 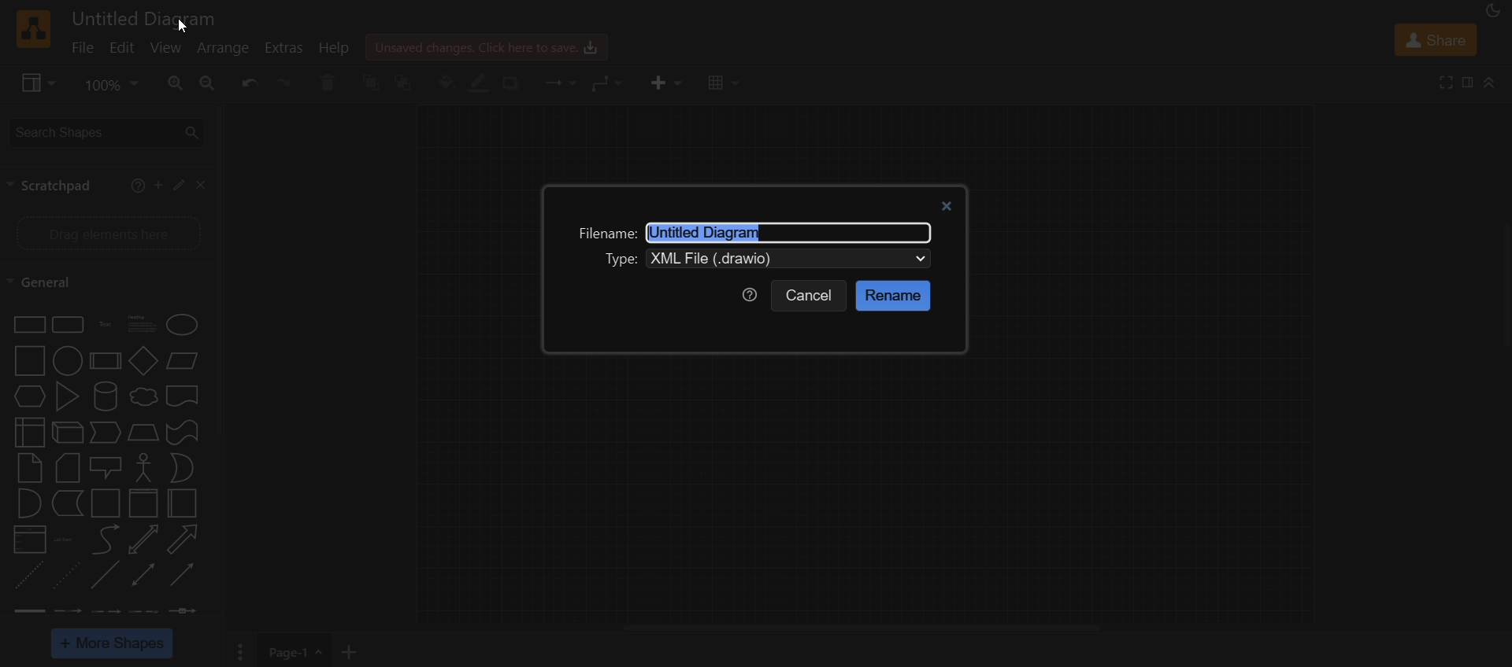 I want to click on rename, so click(x=893, y=295).